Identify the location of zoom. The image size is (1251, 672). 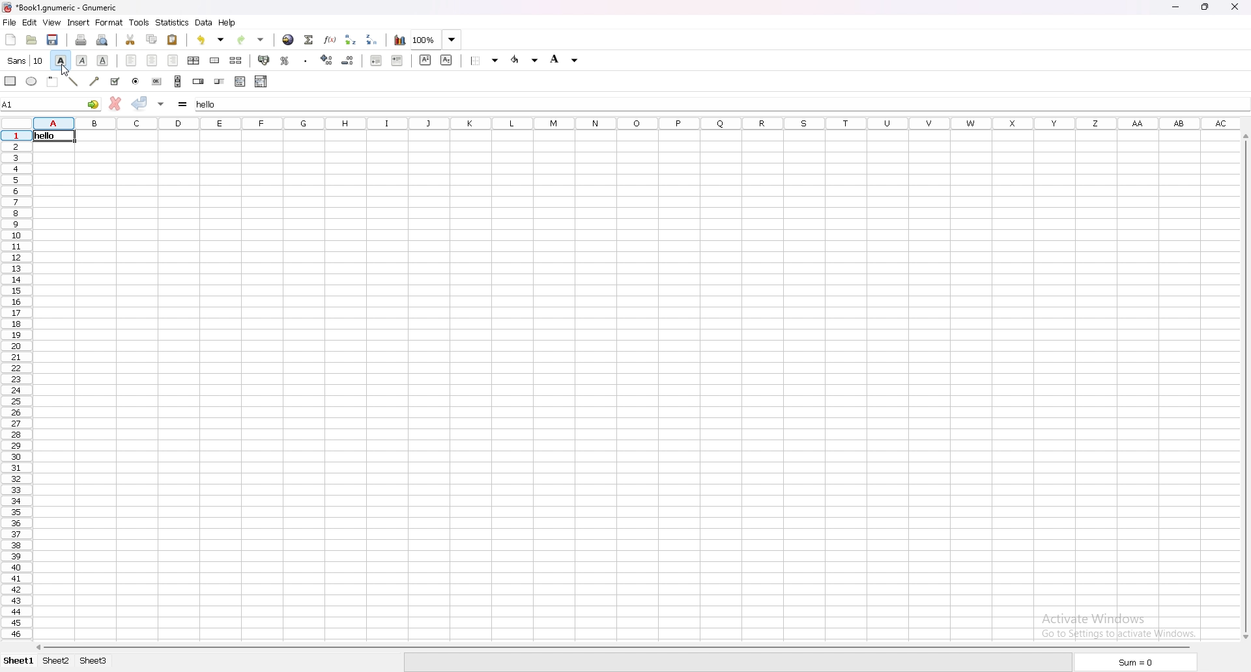
(437, 39).